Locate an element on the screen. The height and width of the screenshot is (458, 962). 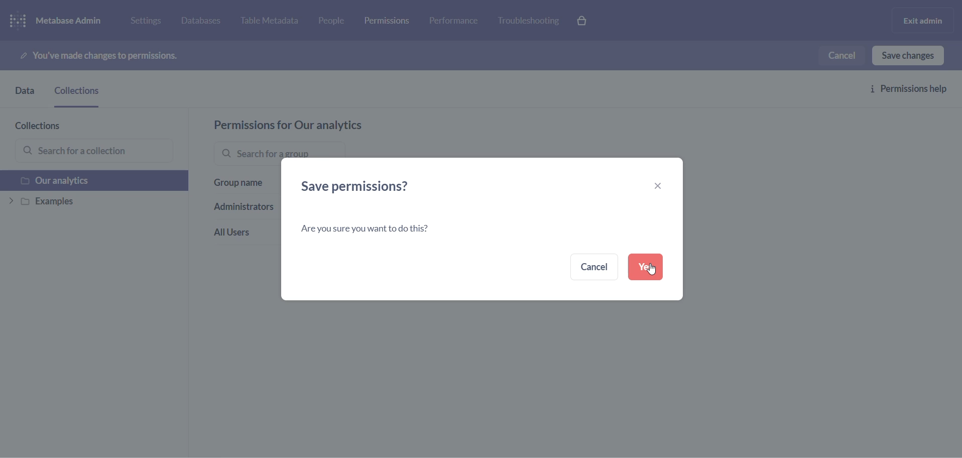
performance is located at coordinates (455, 23).